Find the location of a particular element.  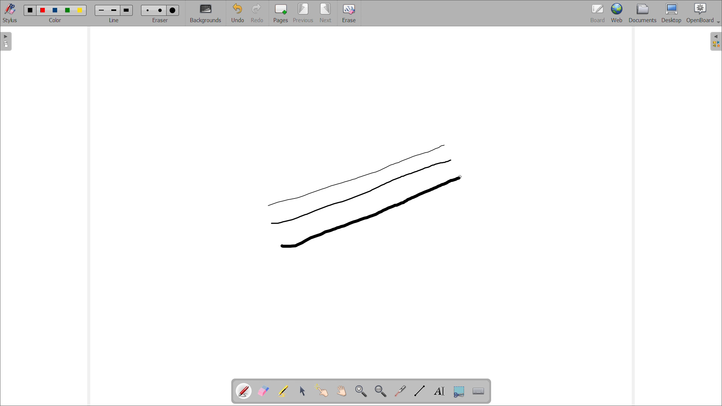

redo is located at coordinates (258, 13).